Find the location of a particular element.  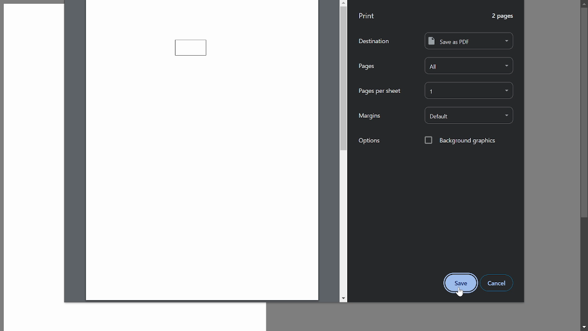

save is located at coordinates (462, 282).